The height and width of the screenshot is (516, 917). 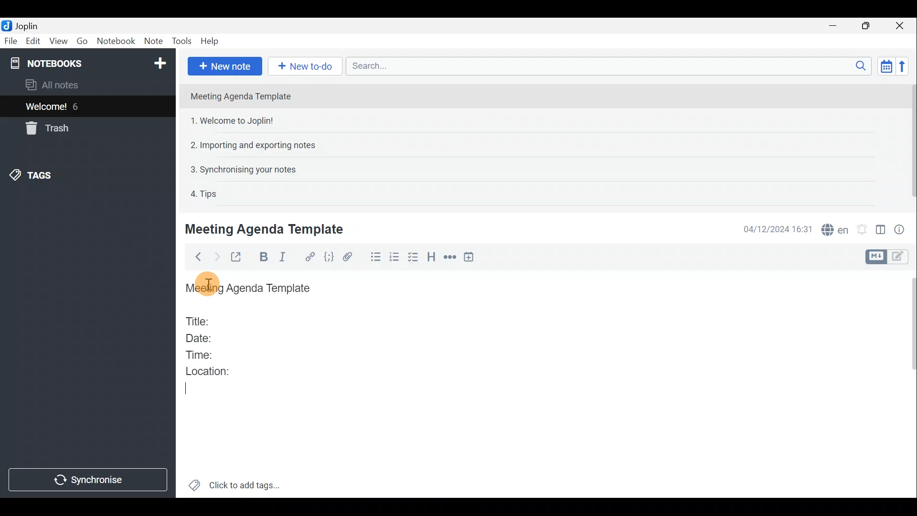 I want to click on 6, so click(x=78, y=107).